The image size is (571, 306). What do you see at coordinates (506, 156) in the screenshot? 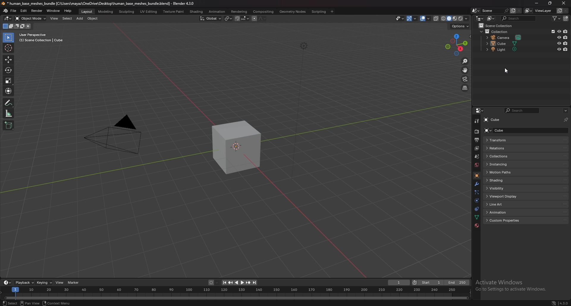
I see `collections` at bounding box center [506, 156].